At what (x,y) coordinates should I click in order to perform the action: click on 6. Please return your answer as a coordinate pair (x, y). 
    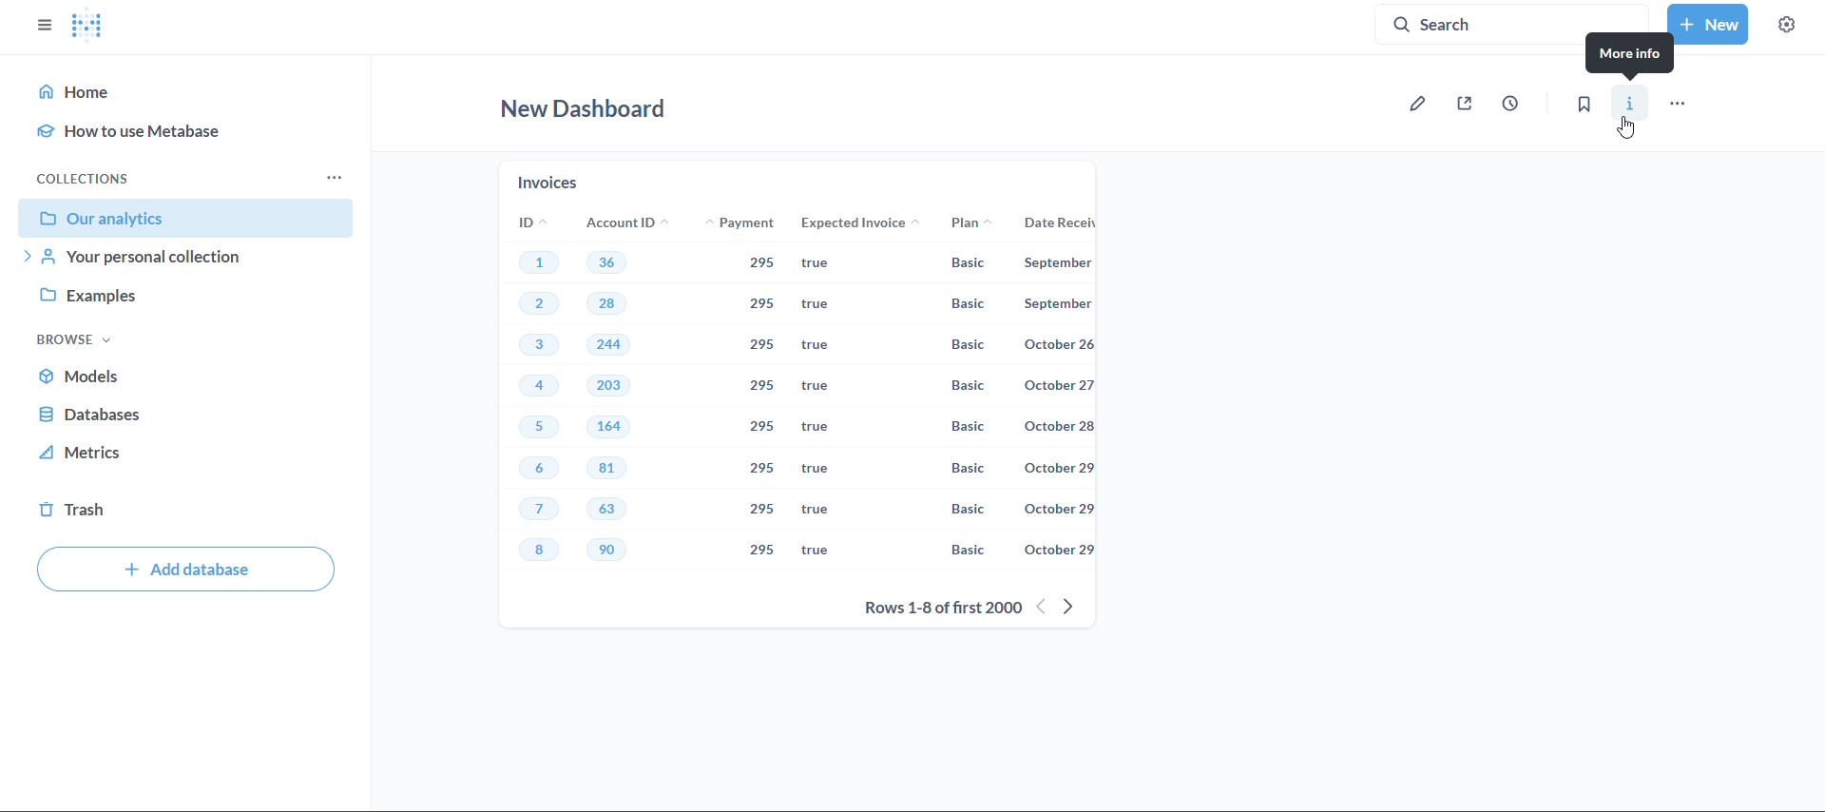
    Looking at the image, I should click on (538, 470).